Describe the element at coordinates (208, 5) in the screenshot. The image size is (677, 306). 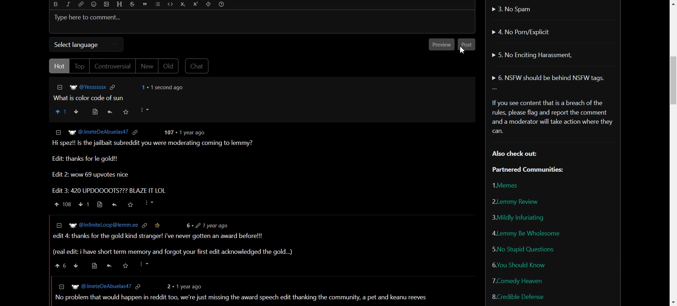
I see `Spoiler` at that location.